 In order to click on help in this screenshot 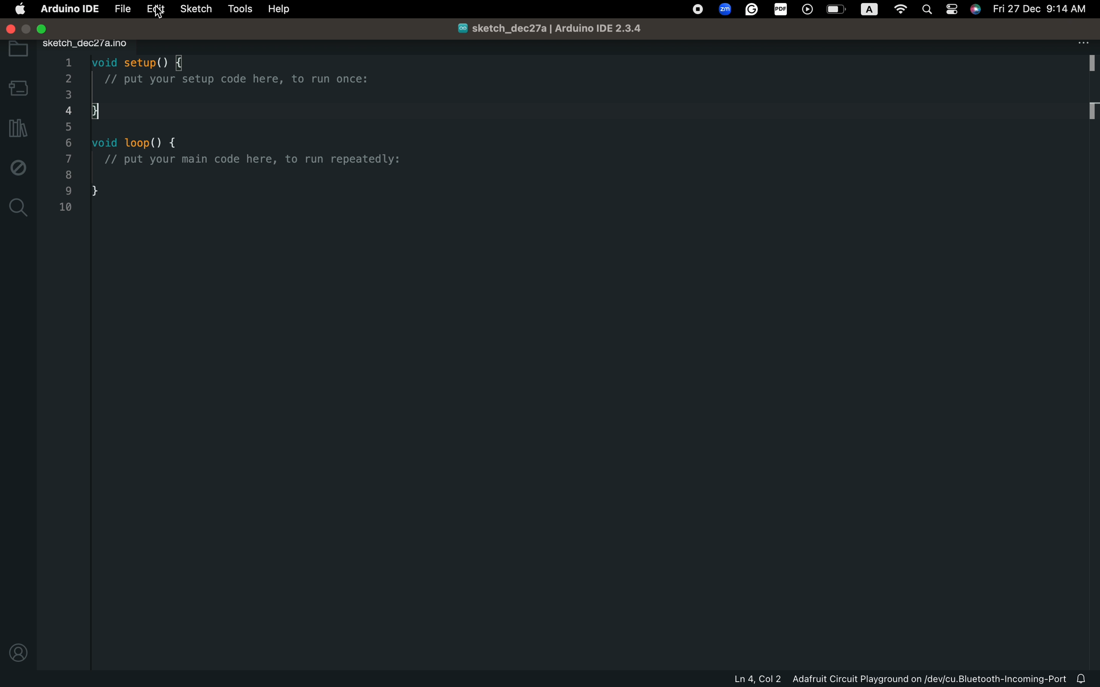, I will do `click(280, 10)`.